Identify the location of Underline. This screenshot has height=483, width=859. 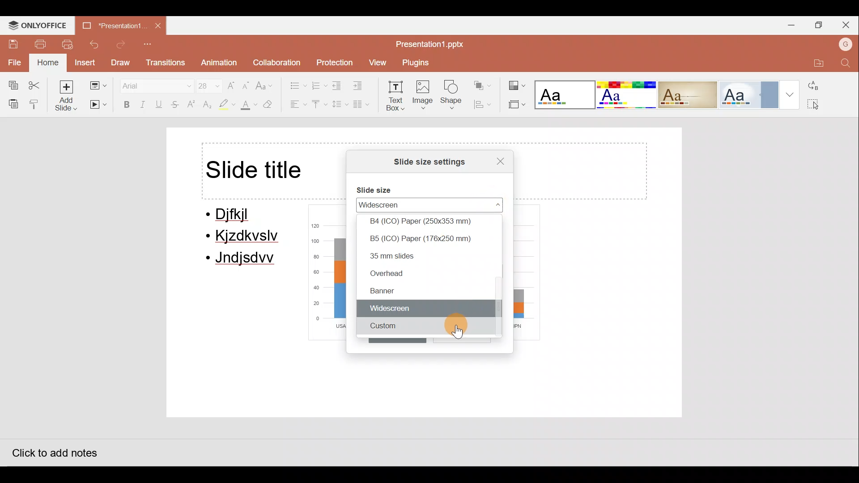
(161, 104).